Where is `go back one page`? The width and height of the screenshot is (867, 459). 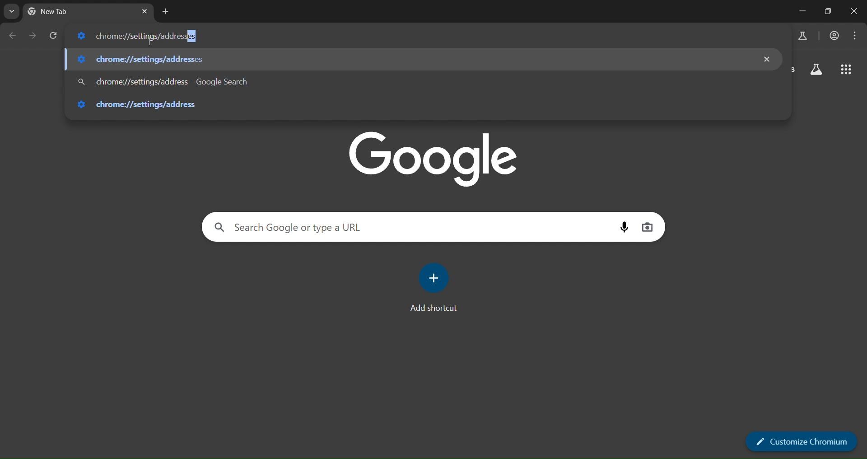 go back one page is located at coordinates (14, 35).